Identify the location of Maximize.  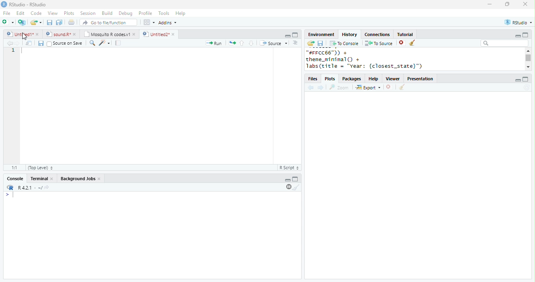
(295, 179).